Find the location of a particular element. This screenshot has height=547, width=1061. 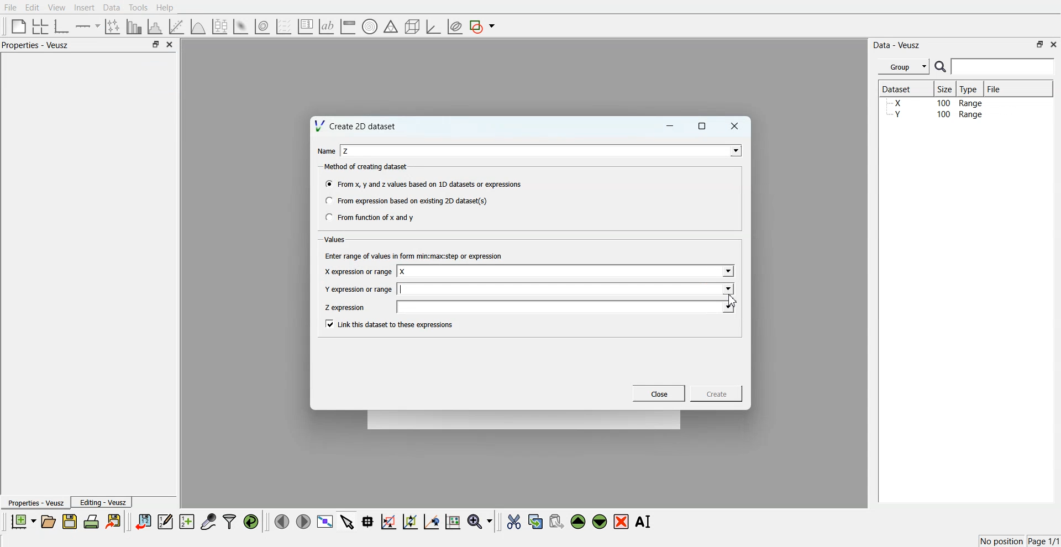

Properties - Veusz is located at coordinates (35, 45).